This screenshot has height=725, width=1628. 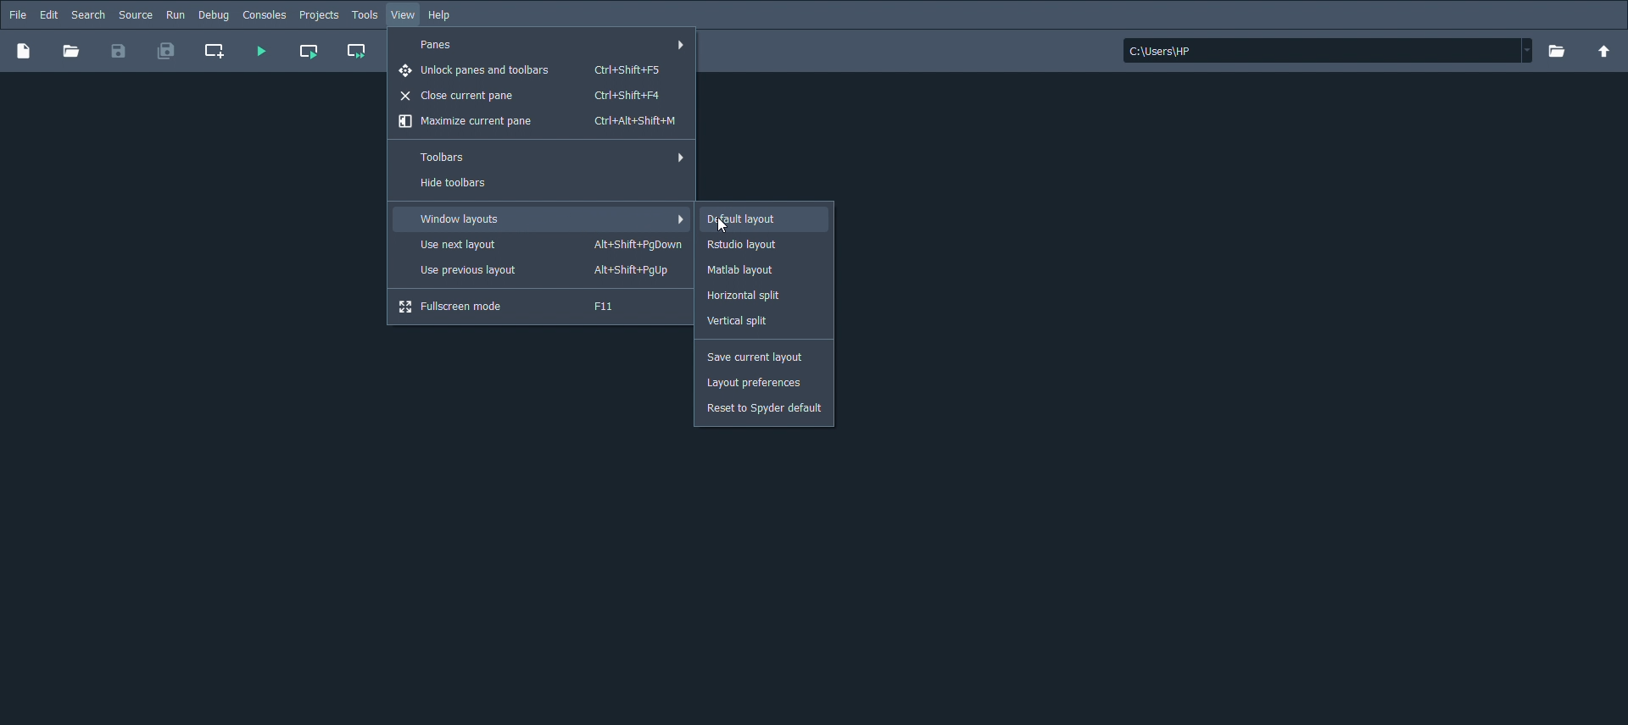 I want to click on Run current cell, so click(x=309, y=50).